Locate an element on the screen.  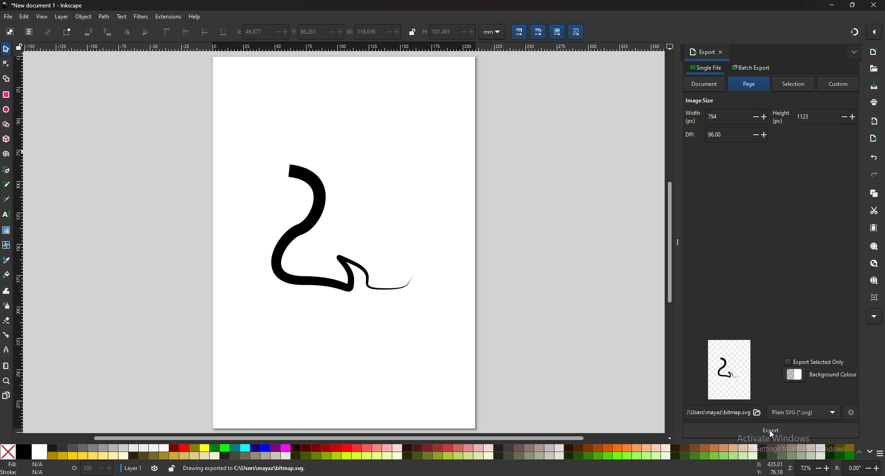
new is located at coordinates (873, 52).